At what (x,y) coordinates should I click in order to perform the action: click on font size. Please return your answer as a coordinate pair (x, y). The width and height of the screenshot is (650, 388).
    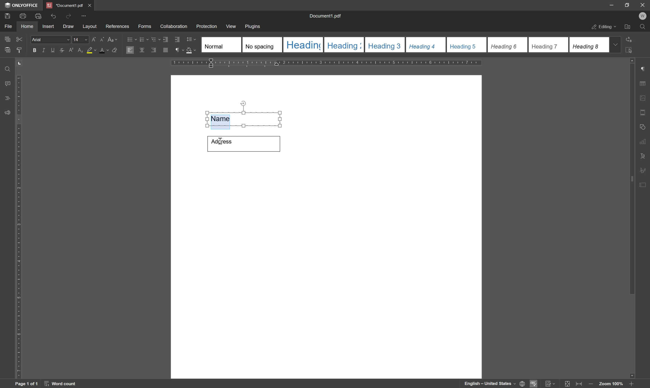
    Looking at the image, I should click on (105, 50).